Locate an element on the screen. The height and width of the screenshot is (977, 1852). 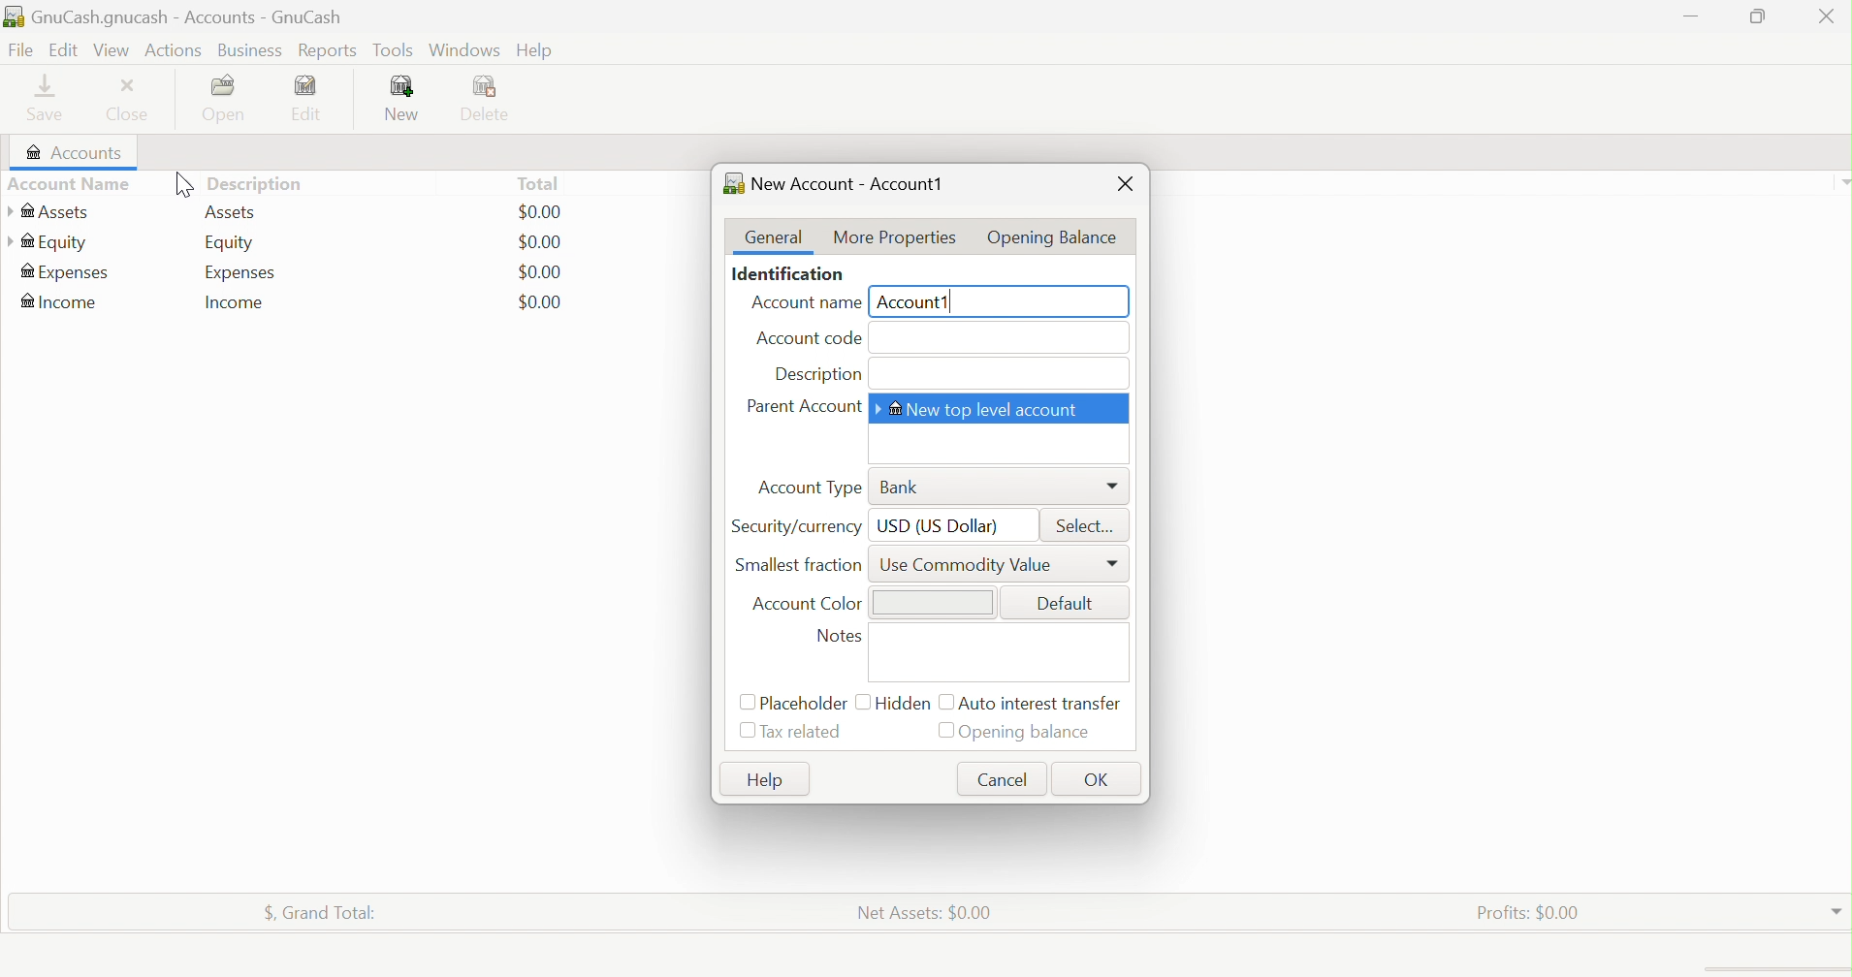
Identification is located at coordinates (789, 275).